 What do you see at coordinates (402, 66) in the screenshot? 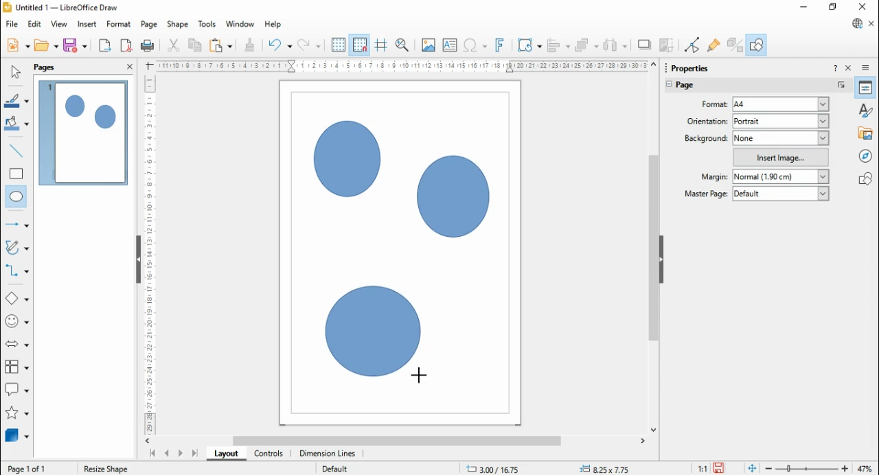
I see `Scale` at bounding box center [402, 66].